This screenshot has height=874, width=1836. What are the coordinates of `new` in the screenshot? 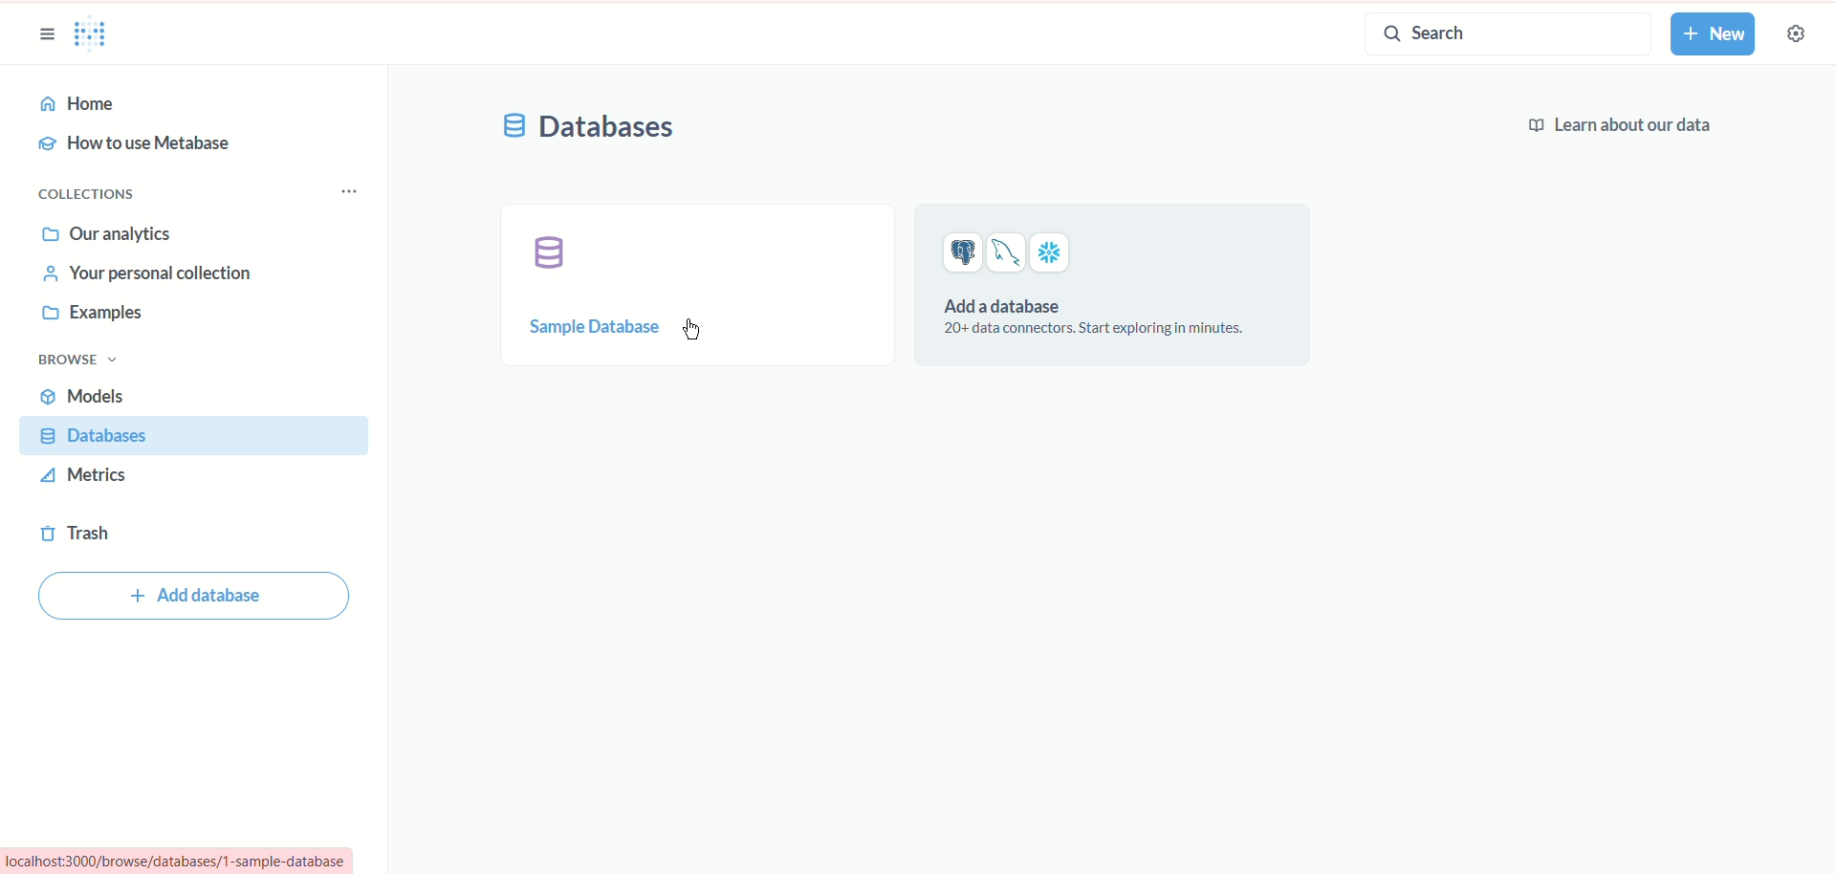 It's located at (1716, 33).